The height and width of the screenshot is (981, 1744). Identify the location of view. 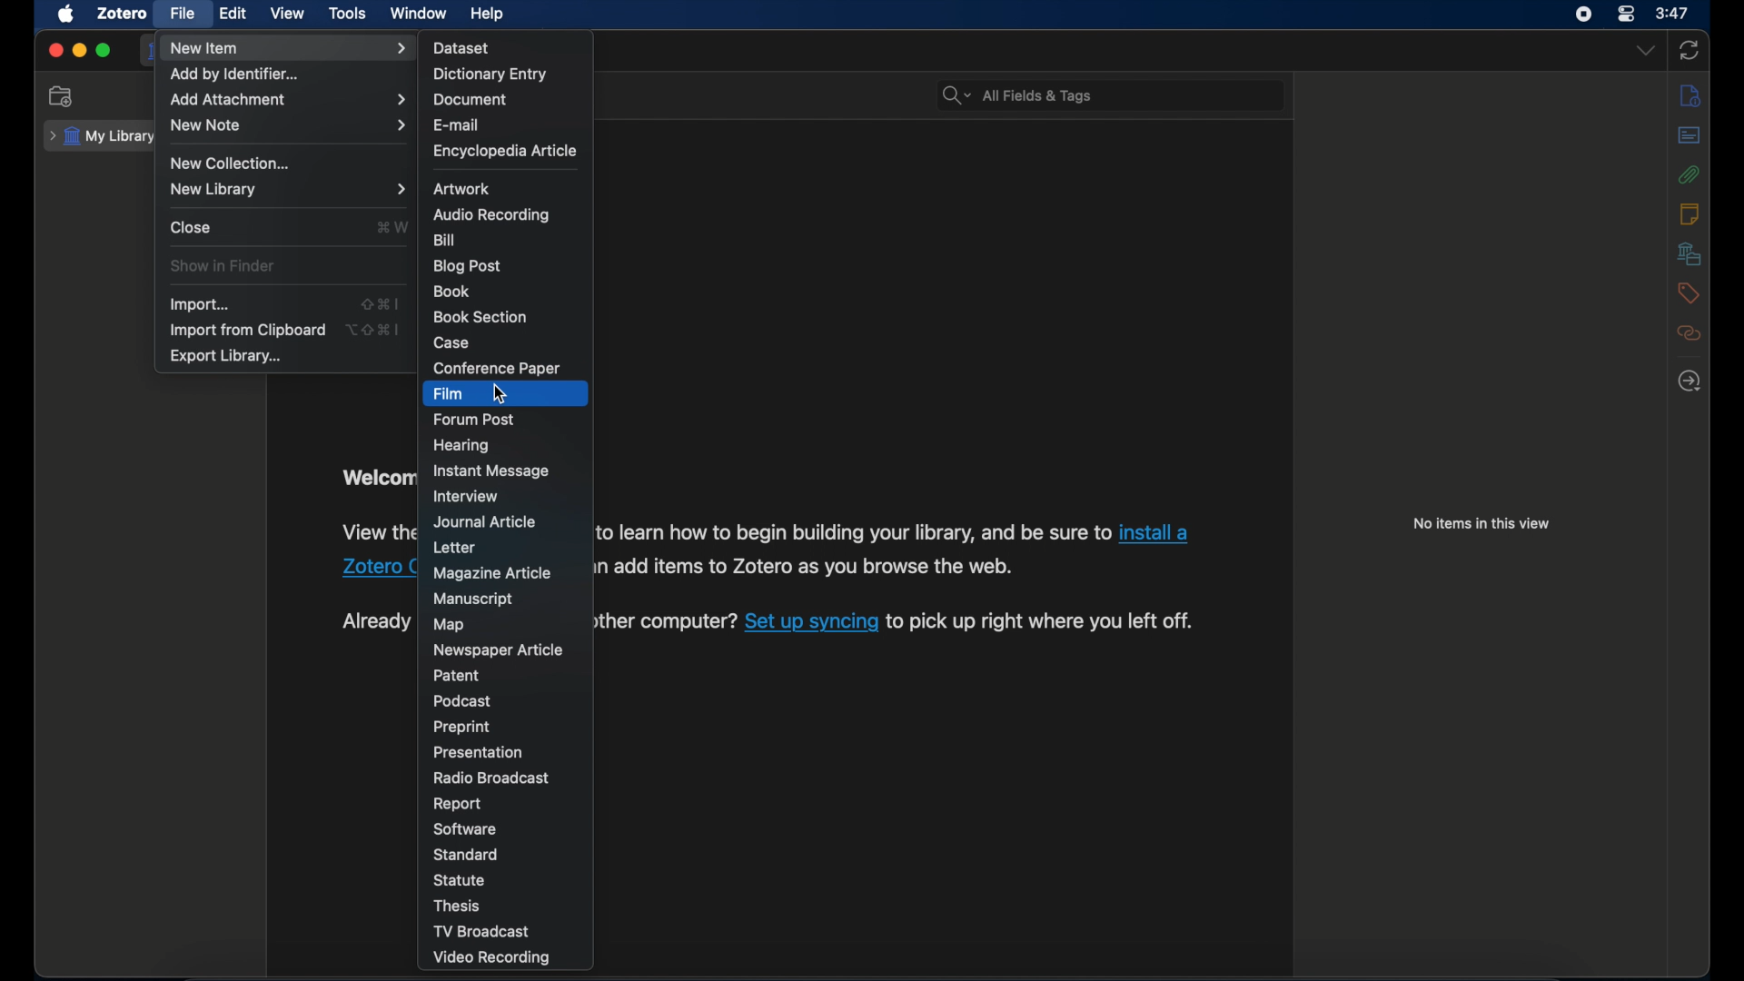
(289, 14).